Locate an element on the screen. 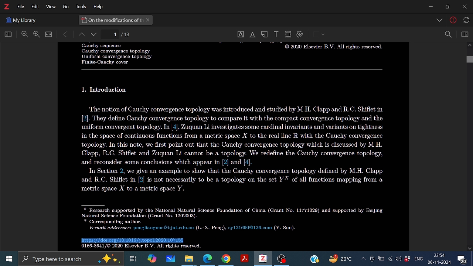  Current page is located at coordinates (126, 34).